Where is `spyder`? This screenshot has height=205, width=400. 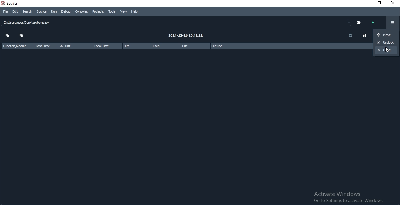
spyder is located at coordinates (16, 4).